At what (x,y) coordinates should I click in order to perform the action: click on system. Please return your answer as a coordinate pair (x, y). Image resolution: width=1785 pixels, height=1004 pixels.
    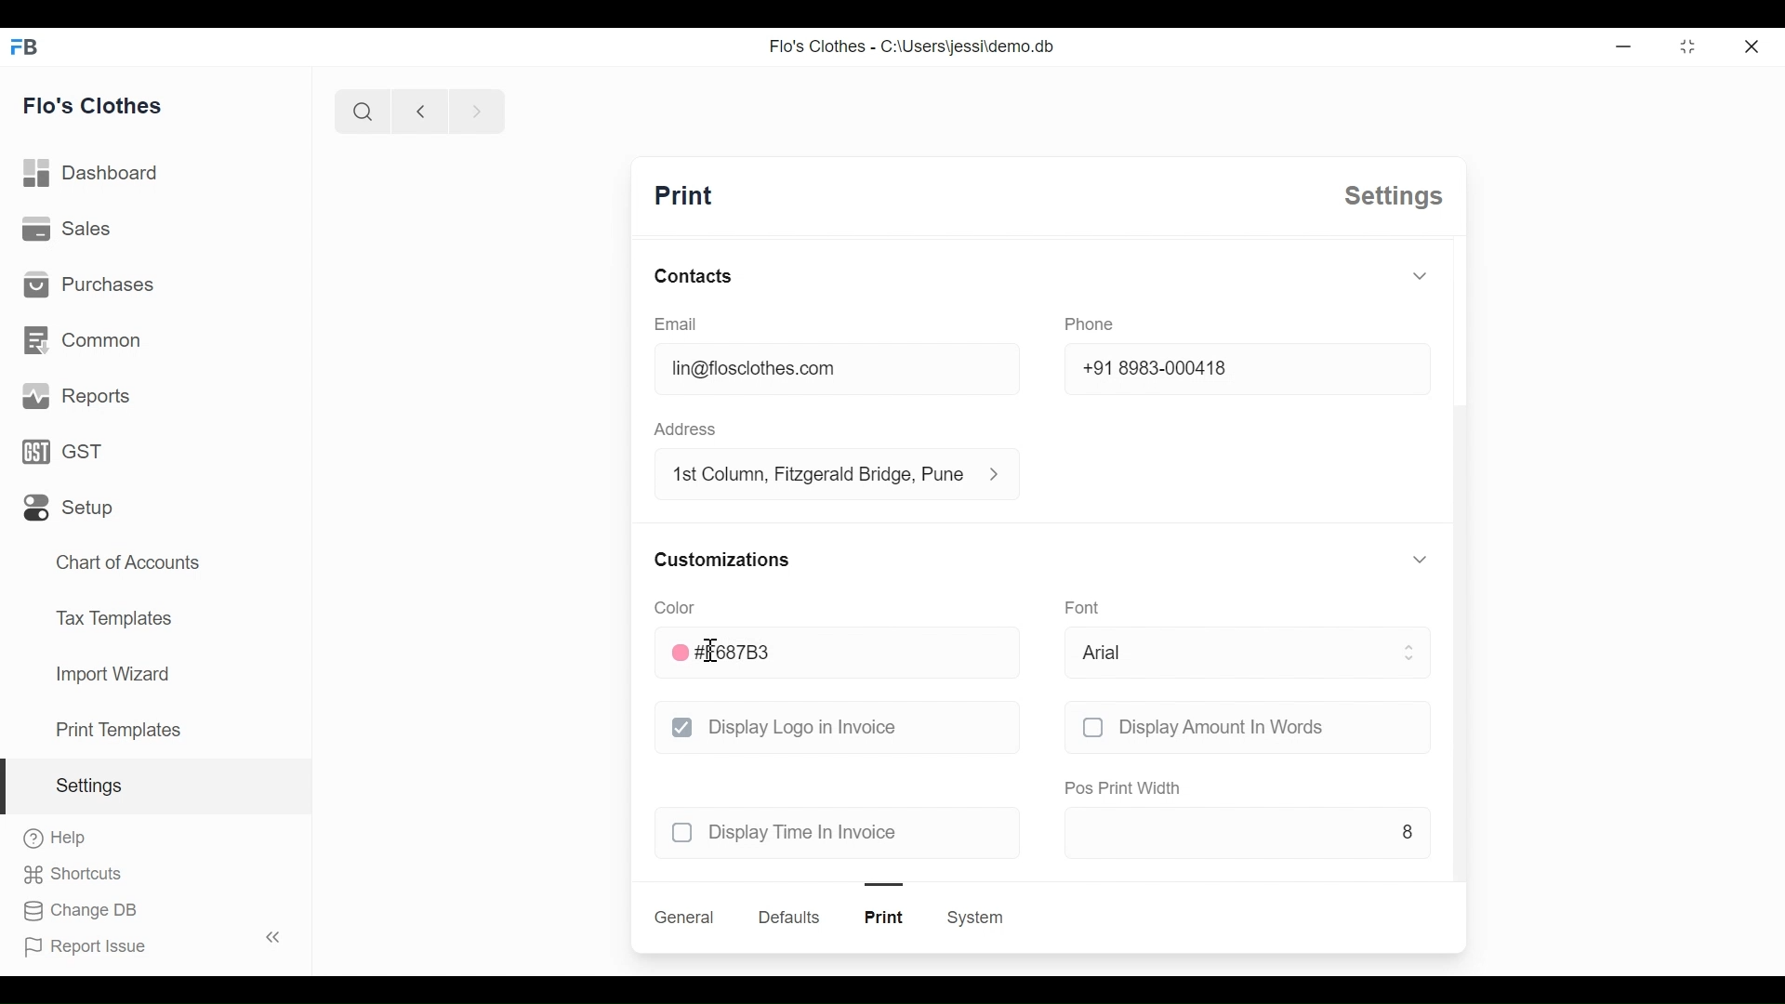
    Looking at the image, I should click on (974, 918).